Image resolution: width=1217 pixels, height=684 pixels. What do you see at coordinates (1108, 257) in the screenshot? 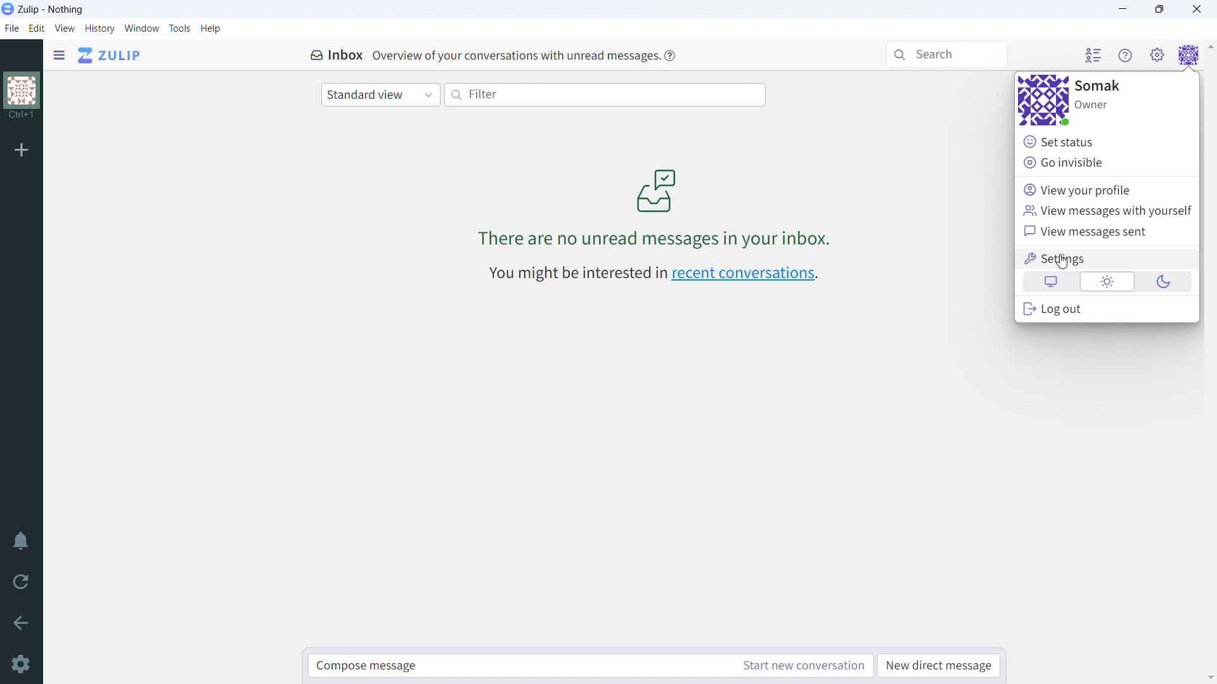
I see `settings` at bounding box center [1108, 257].